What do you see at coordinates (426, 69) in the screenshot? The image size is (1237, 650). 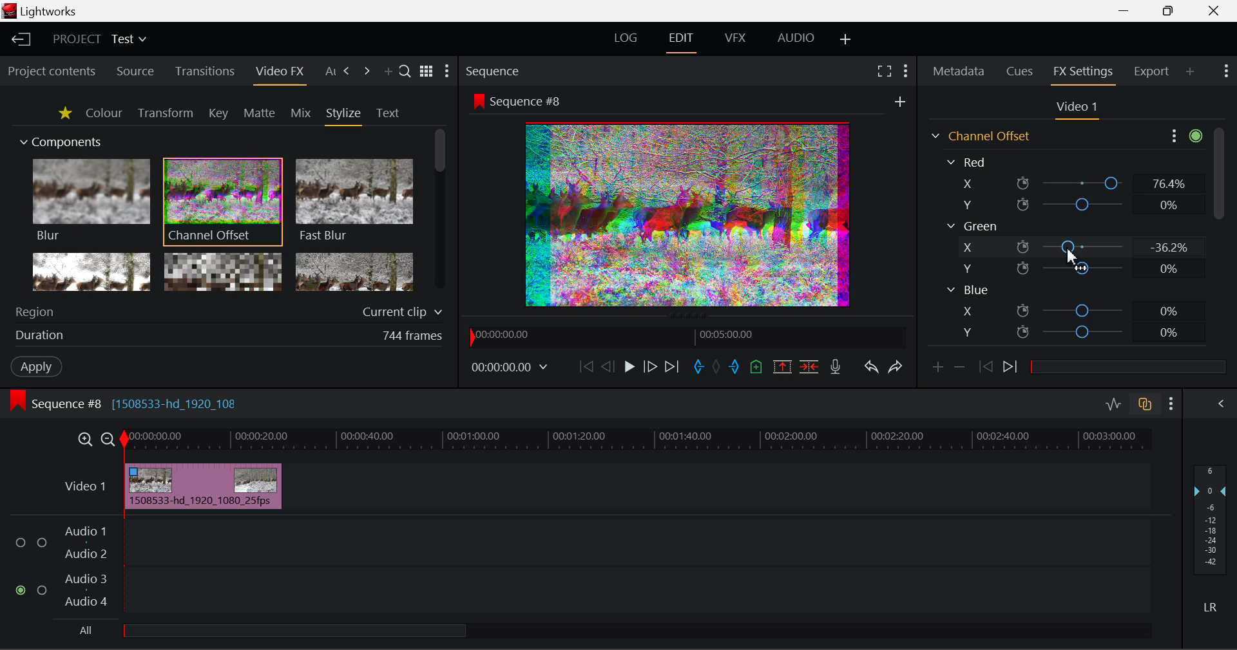 I see `Toggle between title and list view` at bounding box center [426, 69].